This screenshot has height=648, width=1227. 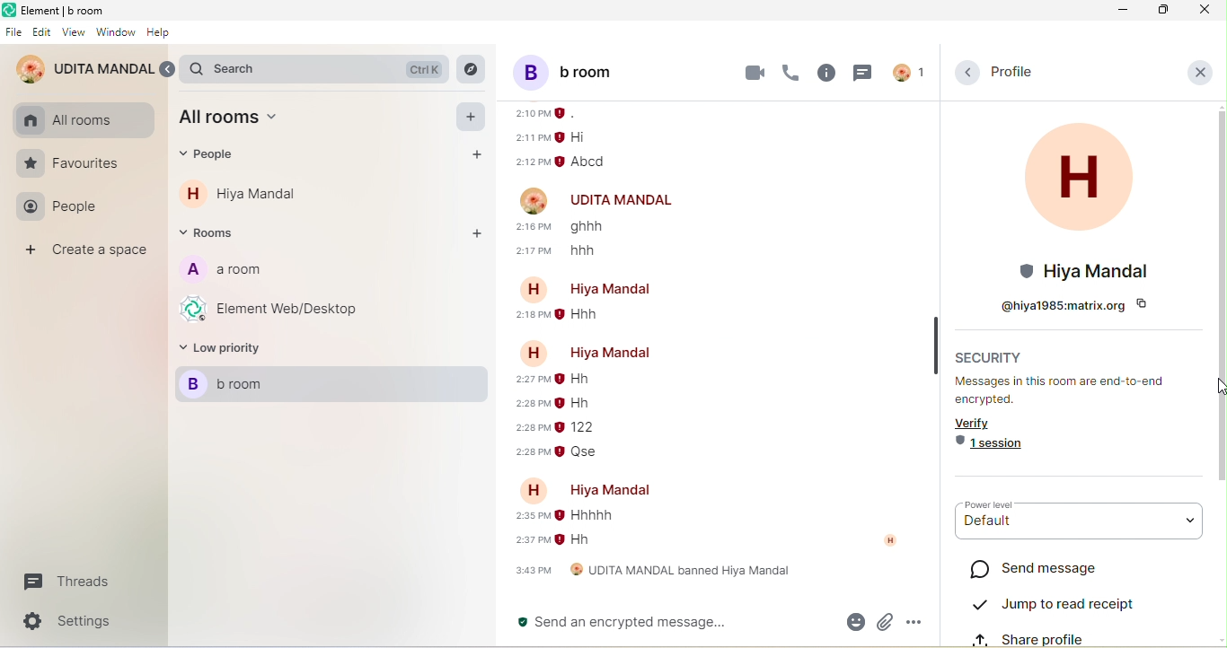 What do you see at coordinates (531, 517) in the screenshot?
I see `sending message time` at bounding box center [531, 517].